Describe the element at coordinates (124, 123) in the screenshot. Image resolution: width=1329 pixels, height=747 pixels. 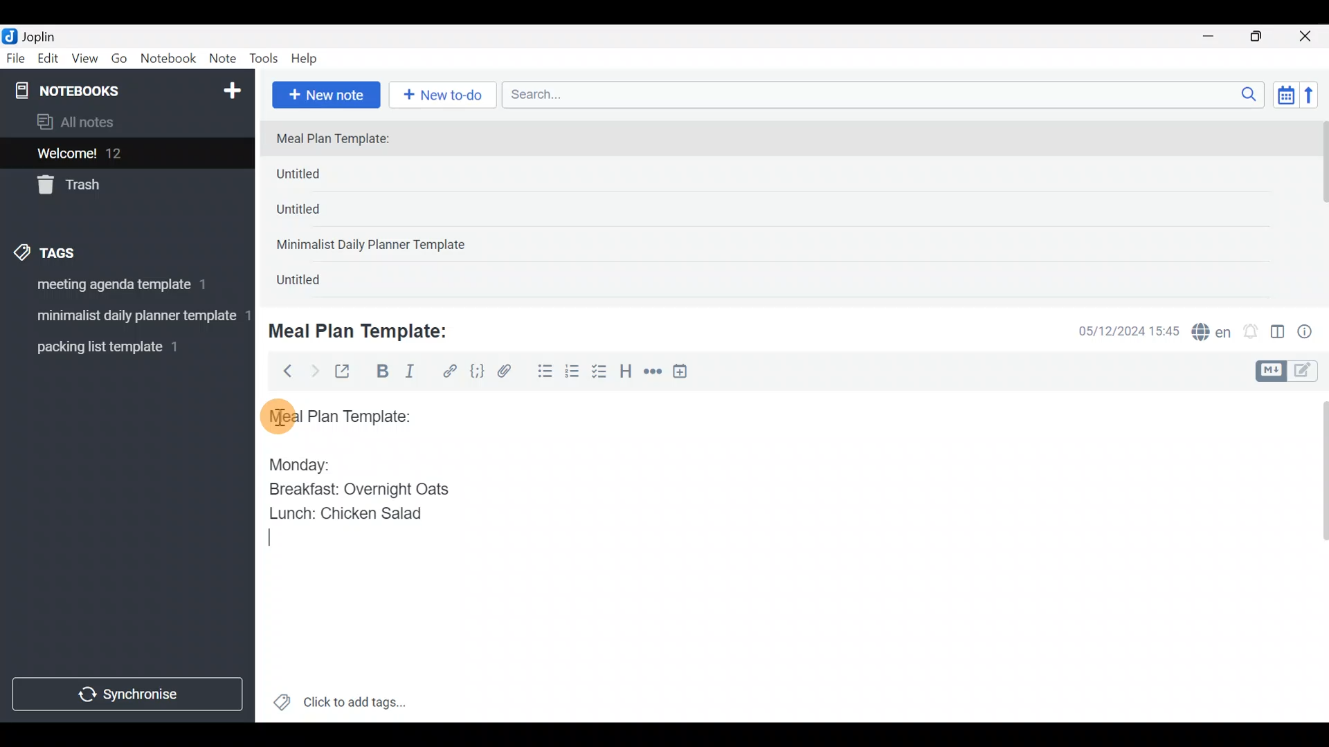
I see `All notes` at that location.